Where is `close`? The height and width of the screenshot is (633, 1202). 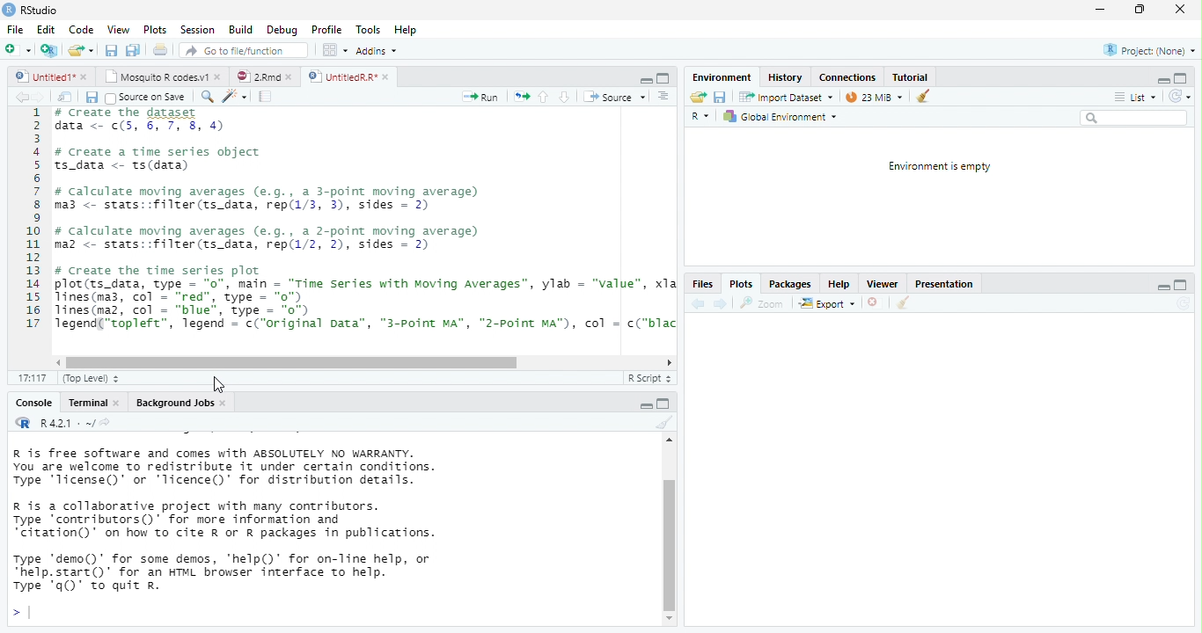
close is located at coordinates (292, 77).